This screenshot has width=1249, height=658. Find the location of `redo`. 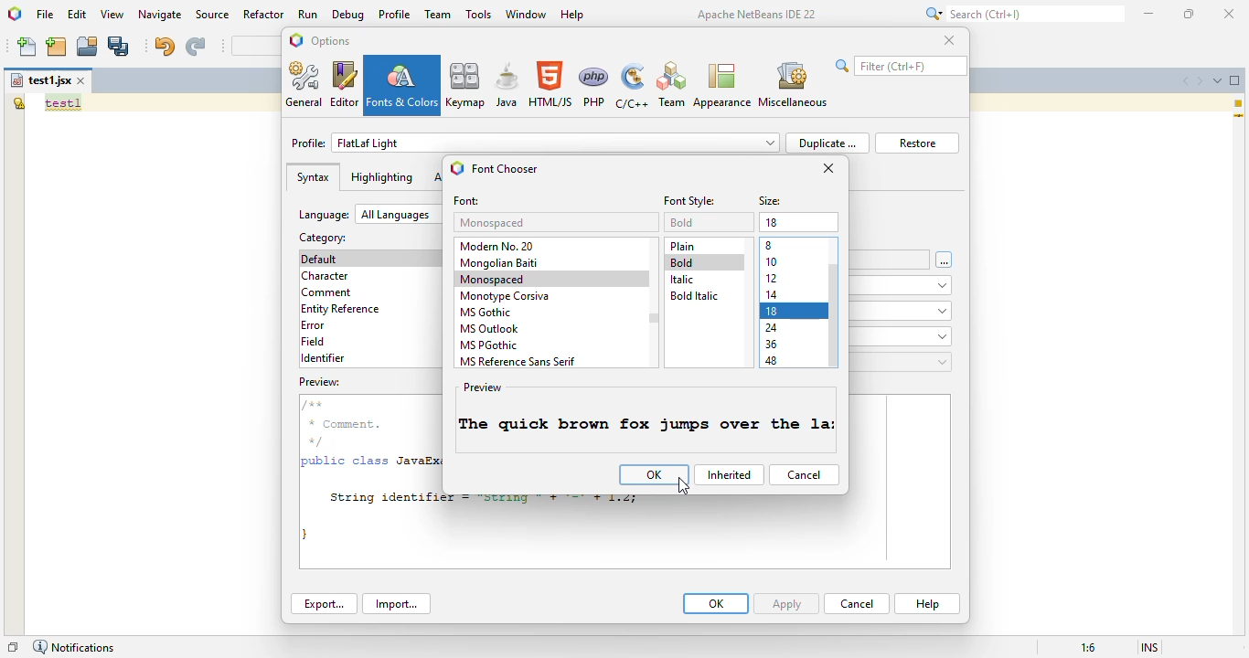

redo is located at coordinates (195, 47).